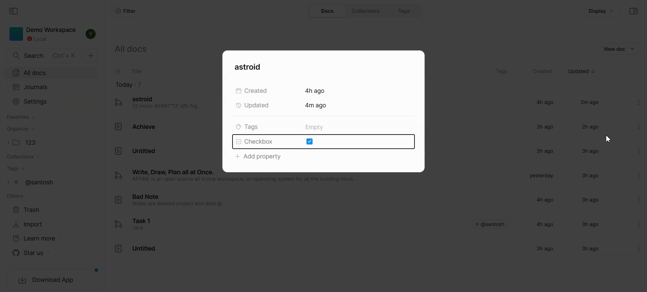 This screenshot has width=647, height=292. Describe the element at coordinates (327, 11) in the screenshot. I see `Docs` at that location.